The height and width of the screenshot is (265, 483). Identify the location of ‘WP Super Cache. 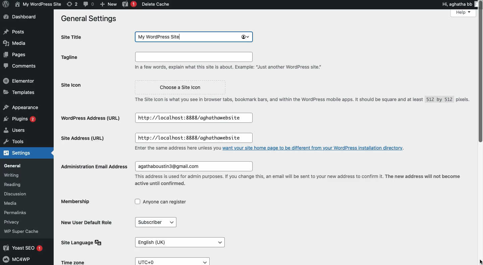
(22, 232).